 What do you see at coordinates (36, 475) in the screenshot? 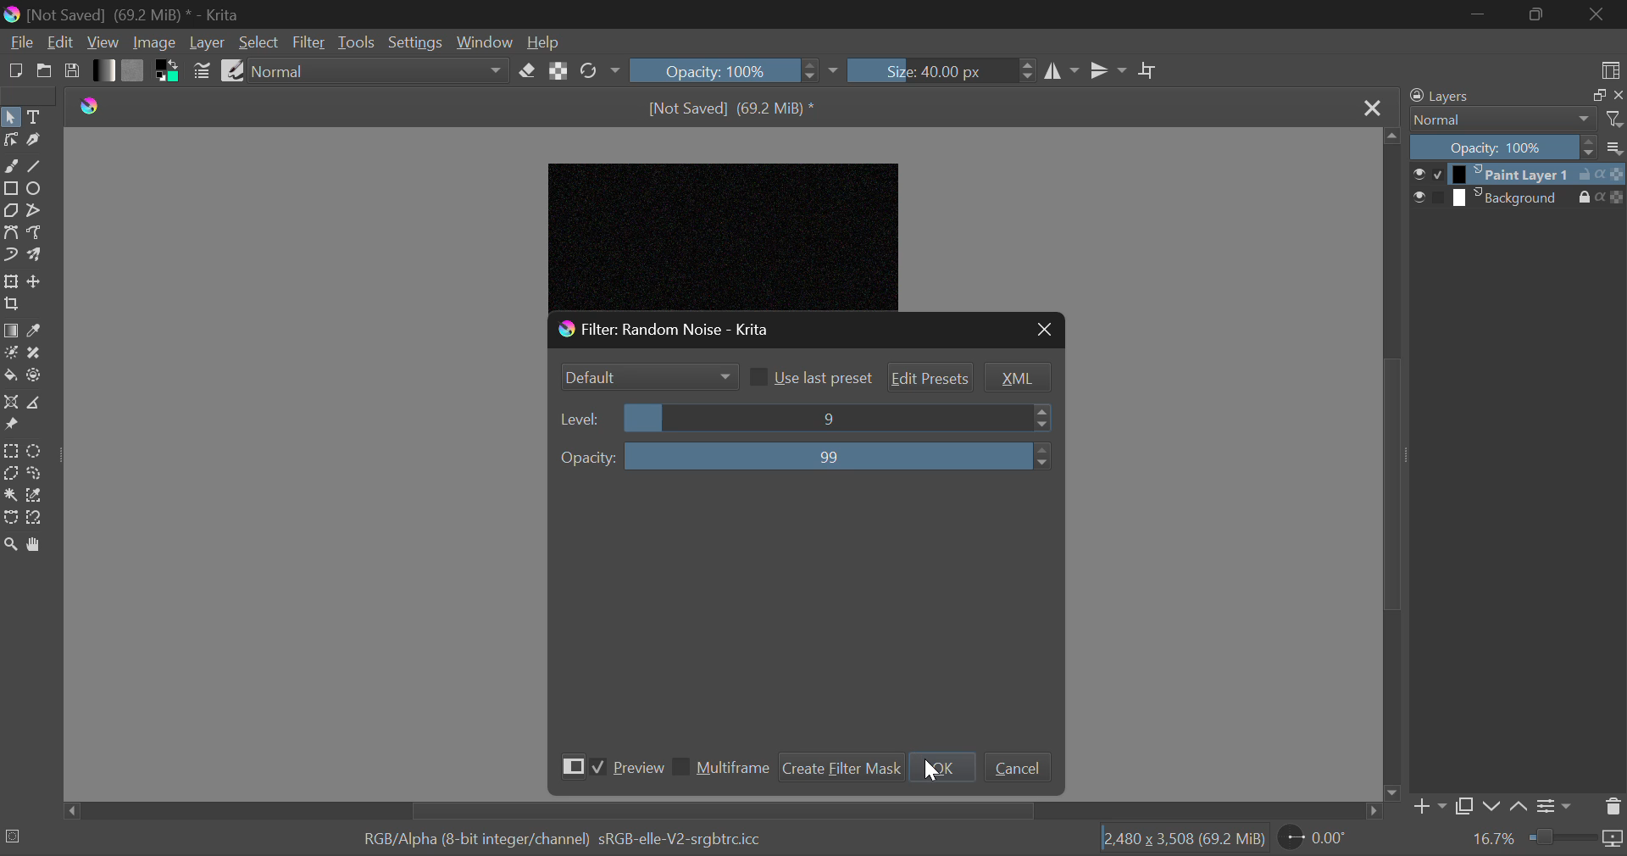
I see `Freehand Selection` at bounding box center [36, 475].